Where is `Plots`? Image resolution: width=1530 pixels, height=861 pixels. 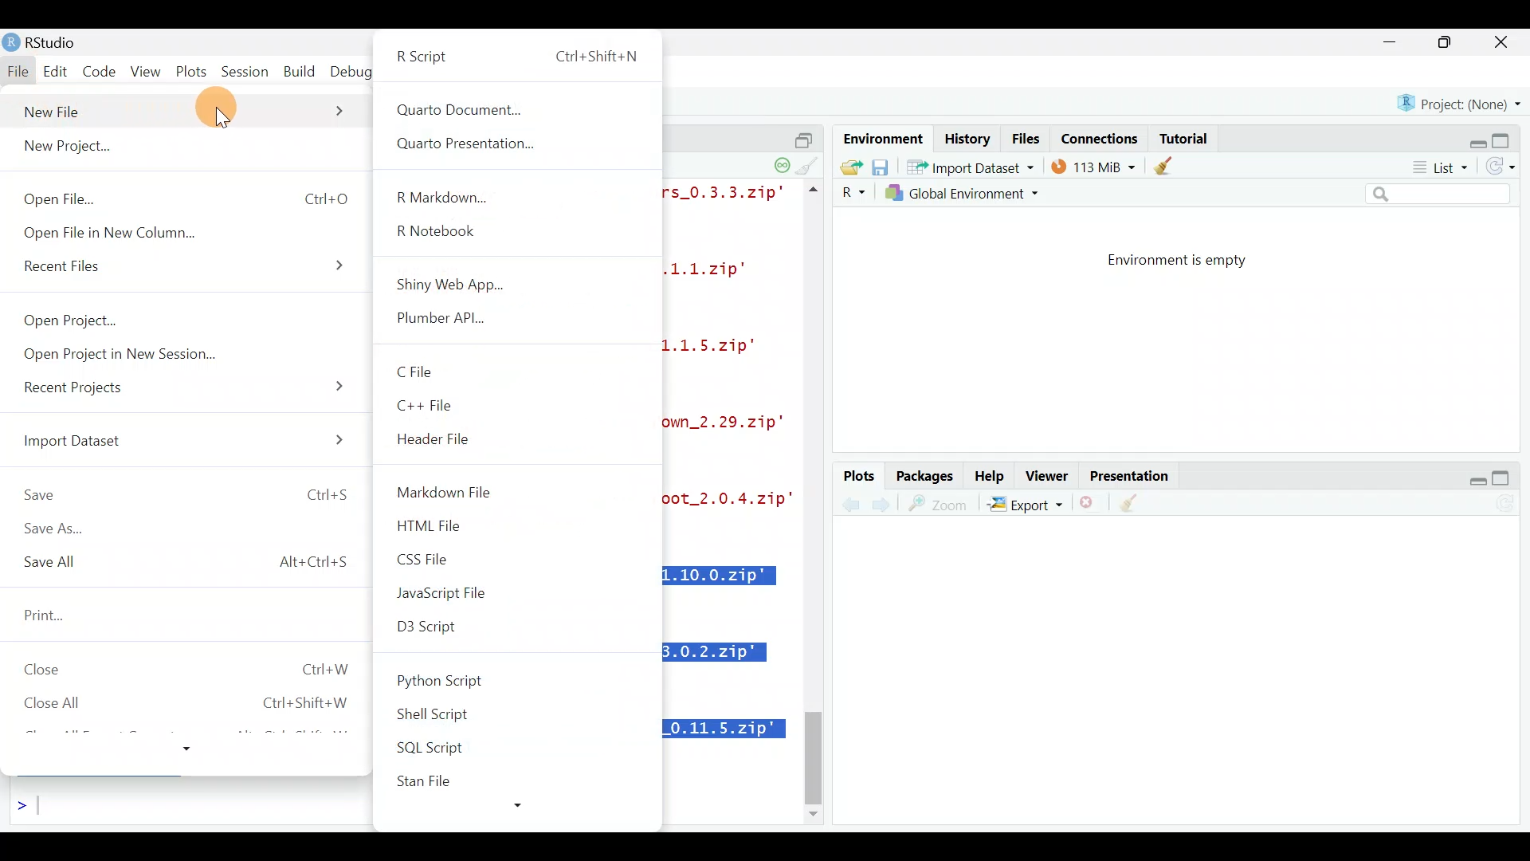
Plots is located at coordinates (192, 69).